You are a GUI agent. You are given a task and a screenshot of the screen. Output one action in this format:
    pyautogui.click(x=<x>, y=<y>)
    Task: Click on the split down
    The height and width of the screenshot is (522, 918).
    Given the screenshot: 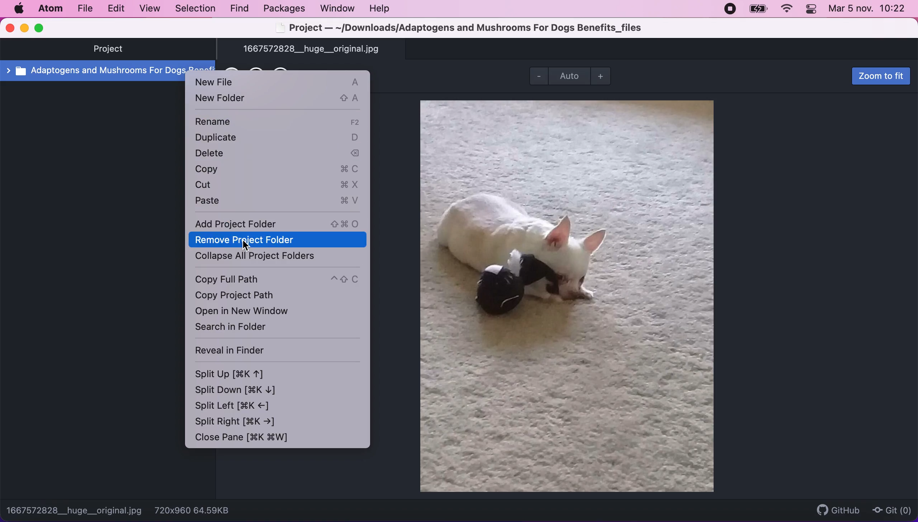 What is the action you would take?
    pyautogui.click(x=239, y=390)
    